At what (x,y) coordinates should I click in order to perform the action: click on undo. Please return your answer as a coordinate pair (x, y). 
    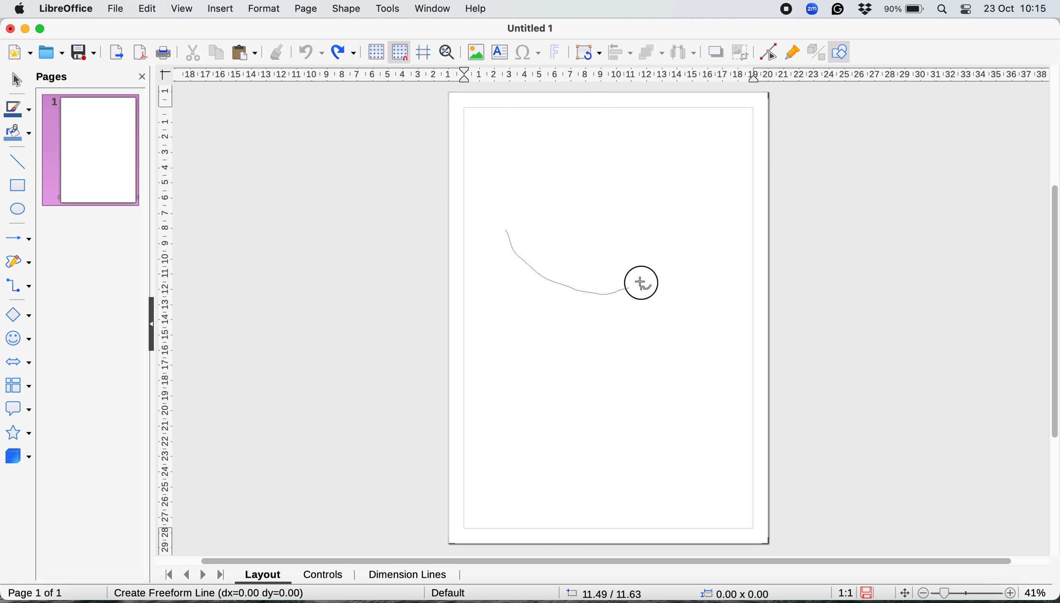
    Looking at the image, I should click on (311, 53).